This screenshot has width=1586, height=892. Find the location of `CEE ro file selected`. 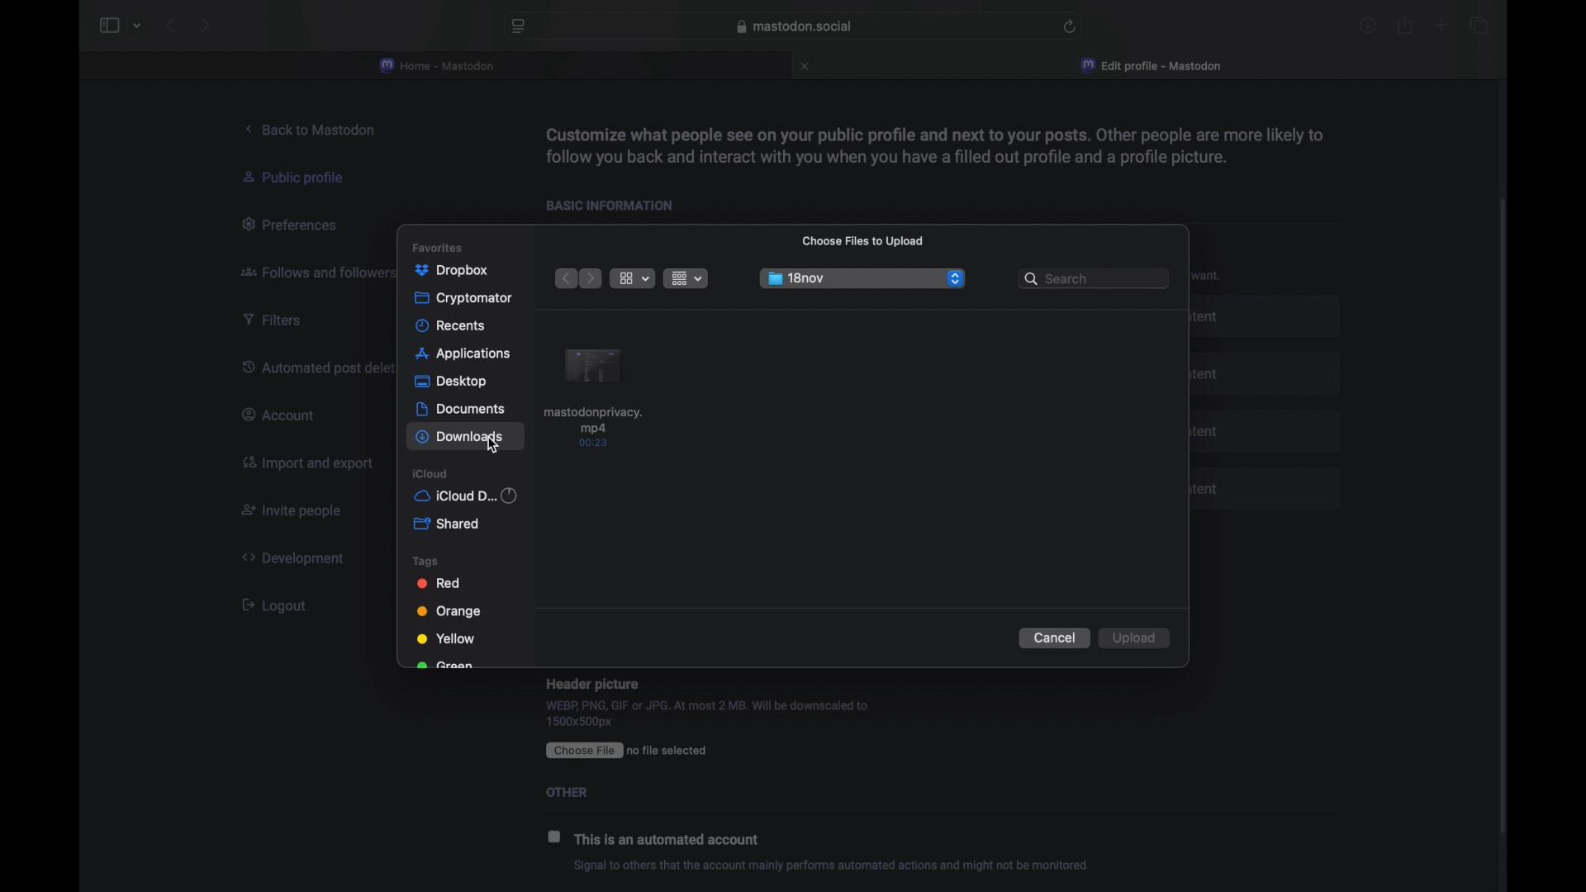

CEE ro file selected is located at coordinates (638, 749).